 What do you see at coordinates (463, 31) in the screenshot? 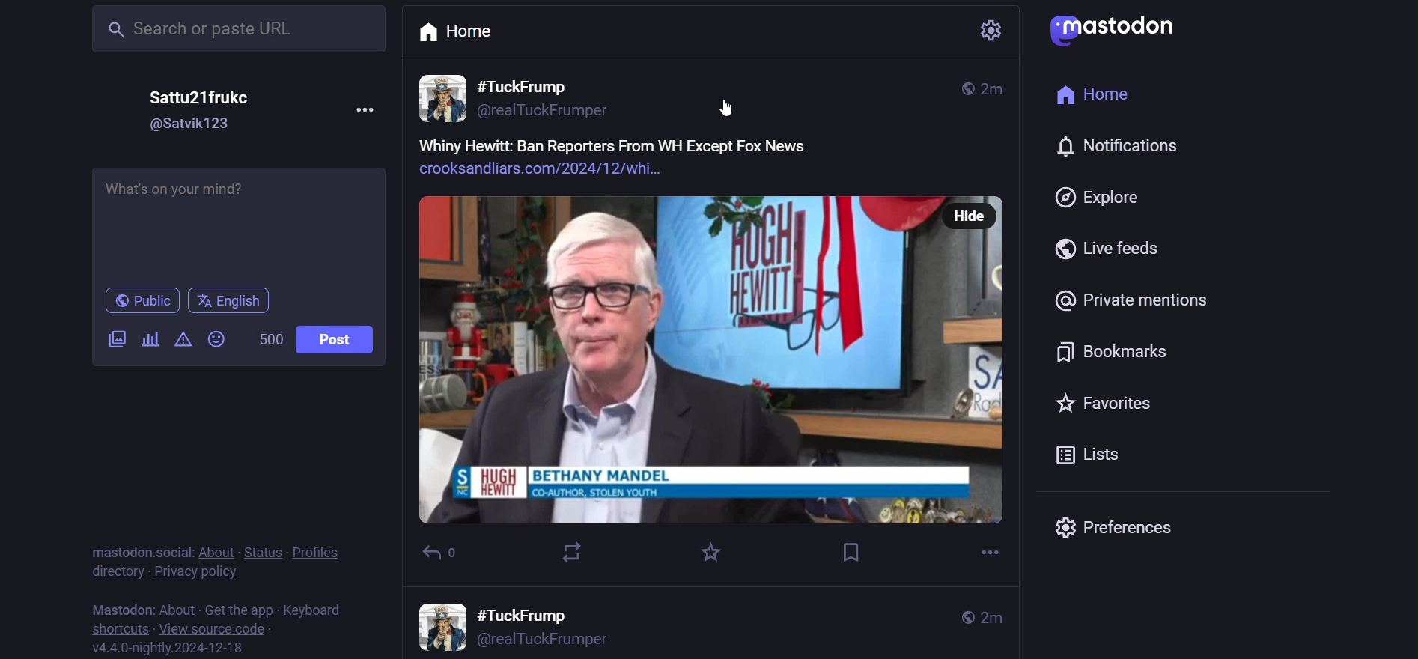
I see `home` at bounding box center [463, 31].